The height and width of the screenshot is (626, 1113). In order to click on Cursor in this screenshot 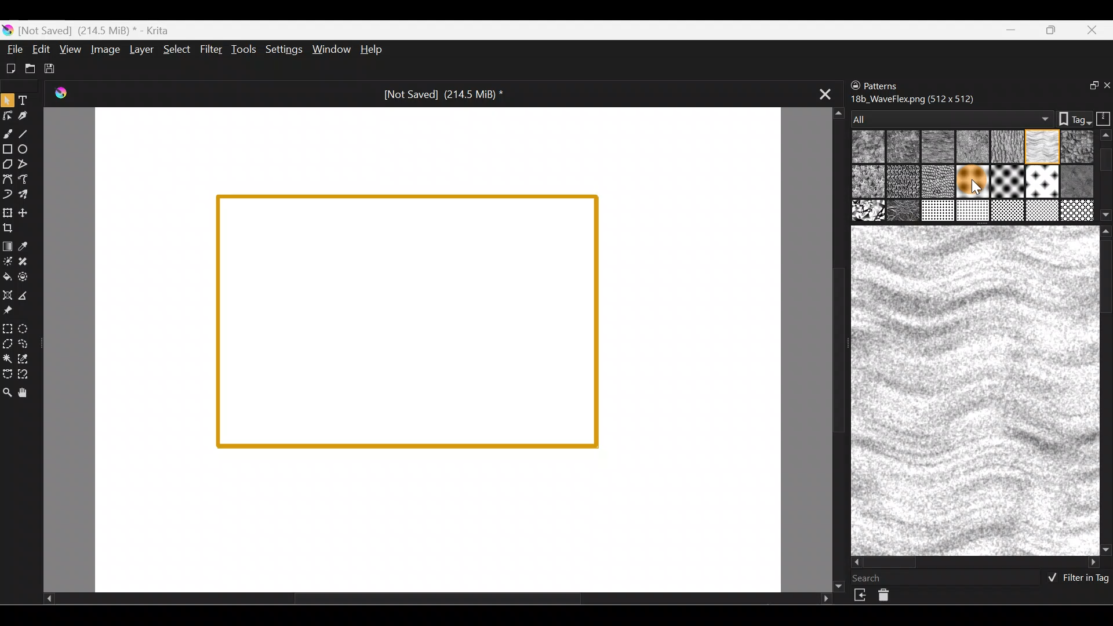, I will do `click(969, 184)`.